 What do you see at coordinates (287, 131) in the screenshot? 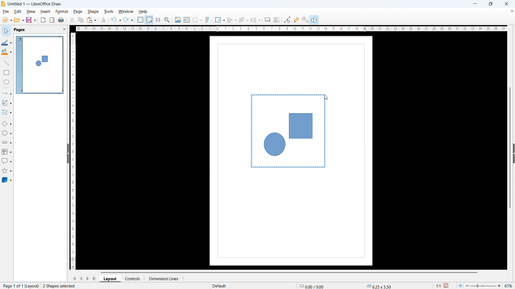
I see `shapes being selected together` at bounding box center [287, 131].